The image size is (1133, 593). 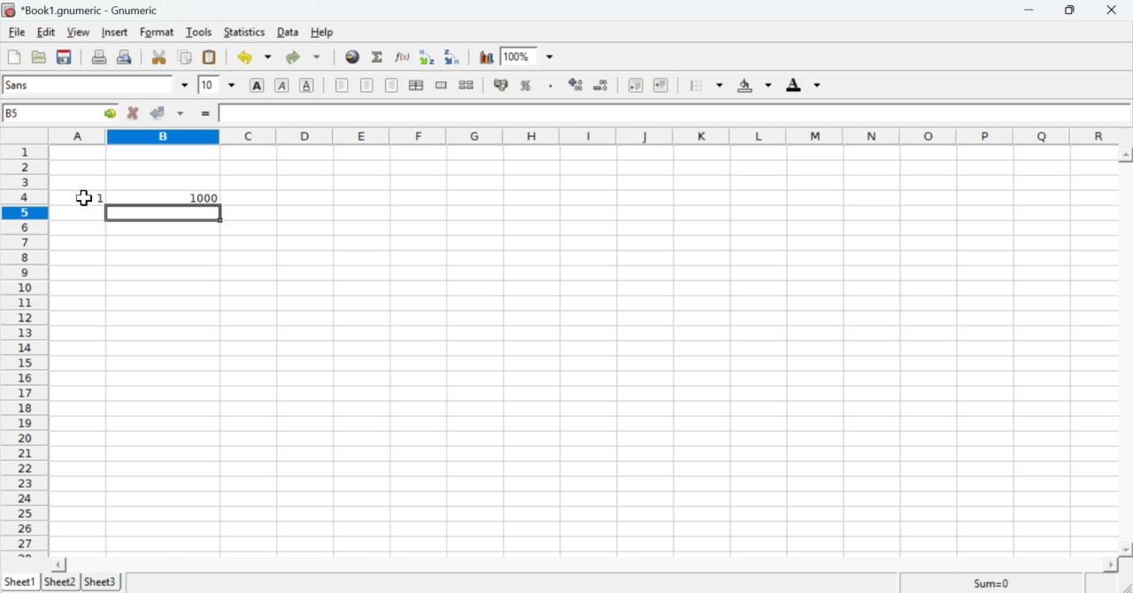 I want to click on Insert Hyperlink, so click(x=352, y=57).